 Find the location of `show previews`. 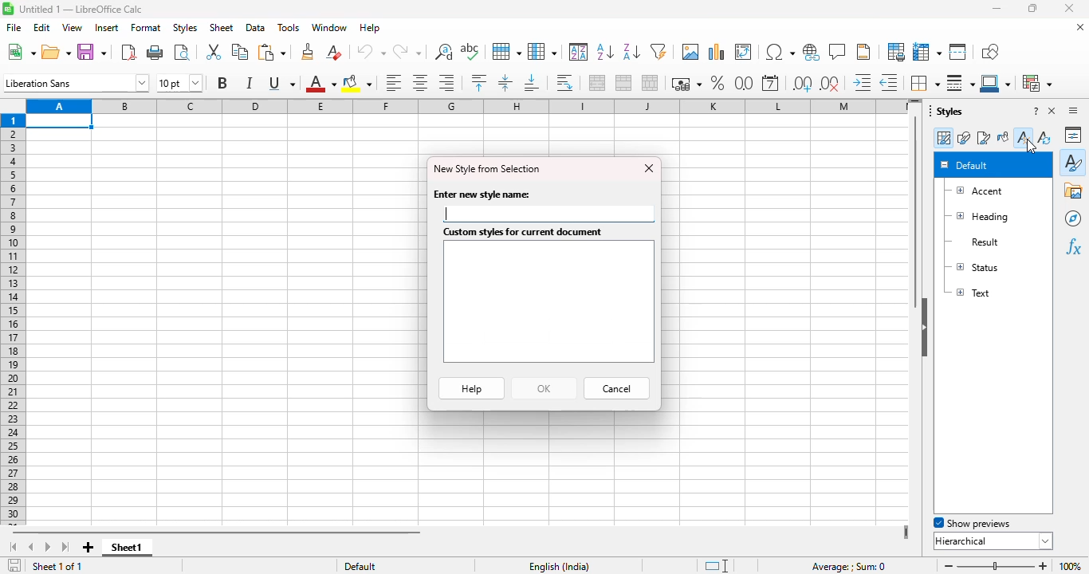

show previews is located at coordinates (973, 523).